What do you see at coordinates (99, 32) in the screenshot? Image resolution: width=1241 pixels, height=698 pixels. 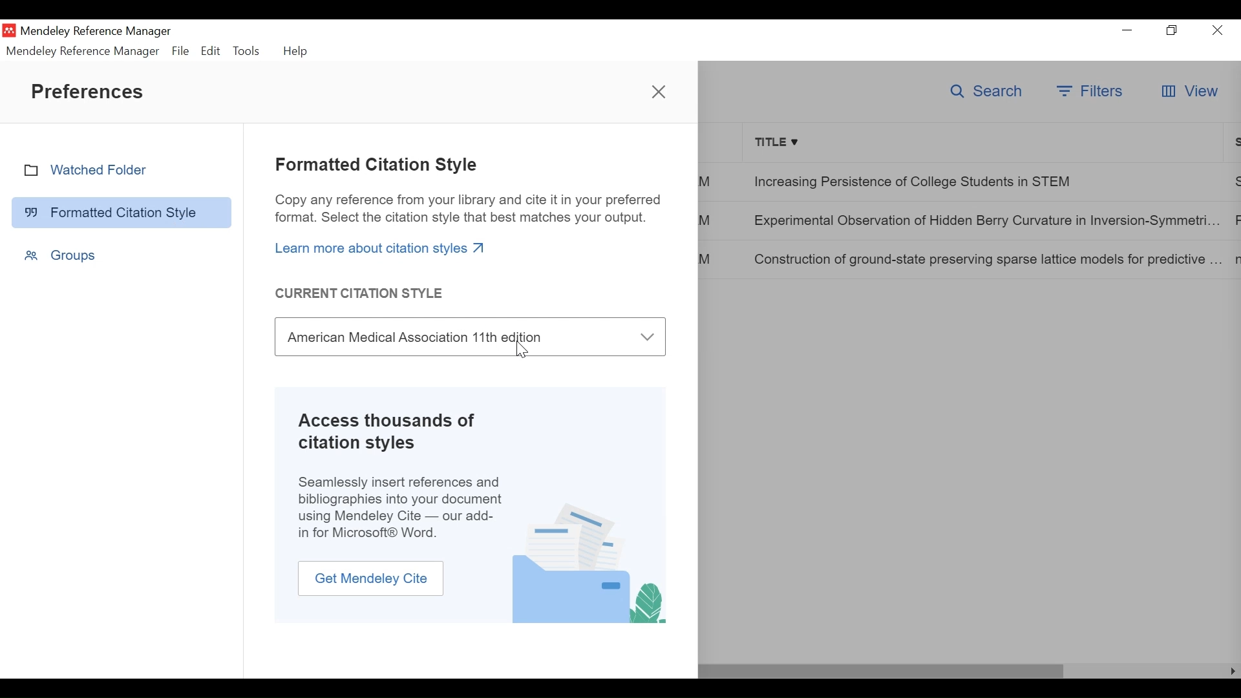 I see `Mendeley Reference Manager` at bounding box center [99, 32].